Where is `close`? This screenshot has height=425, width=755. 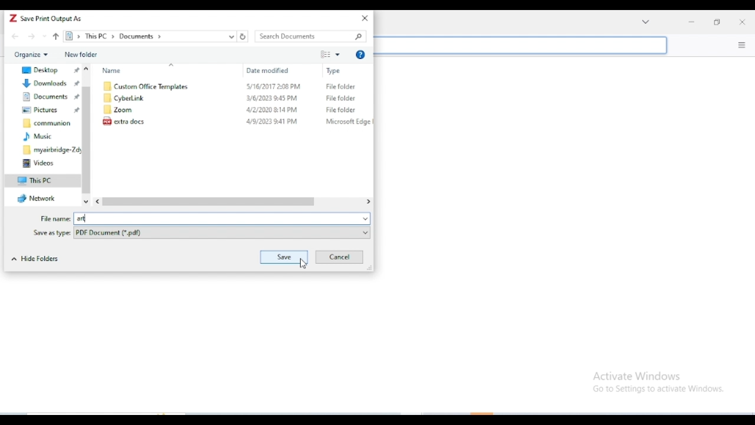 close is located at coordinates (364, 17).